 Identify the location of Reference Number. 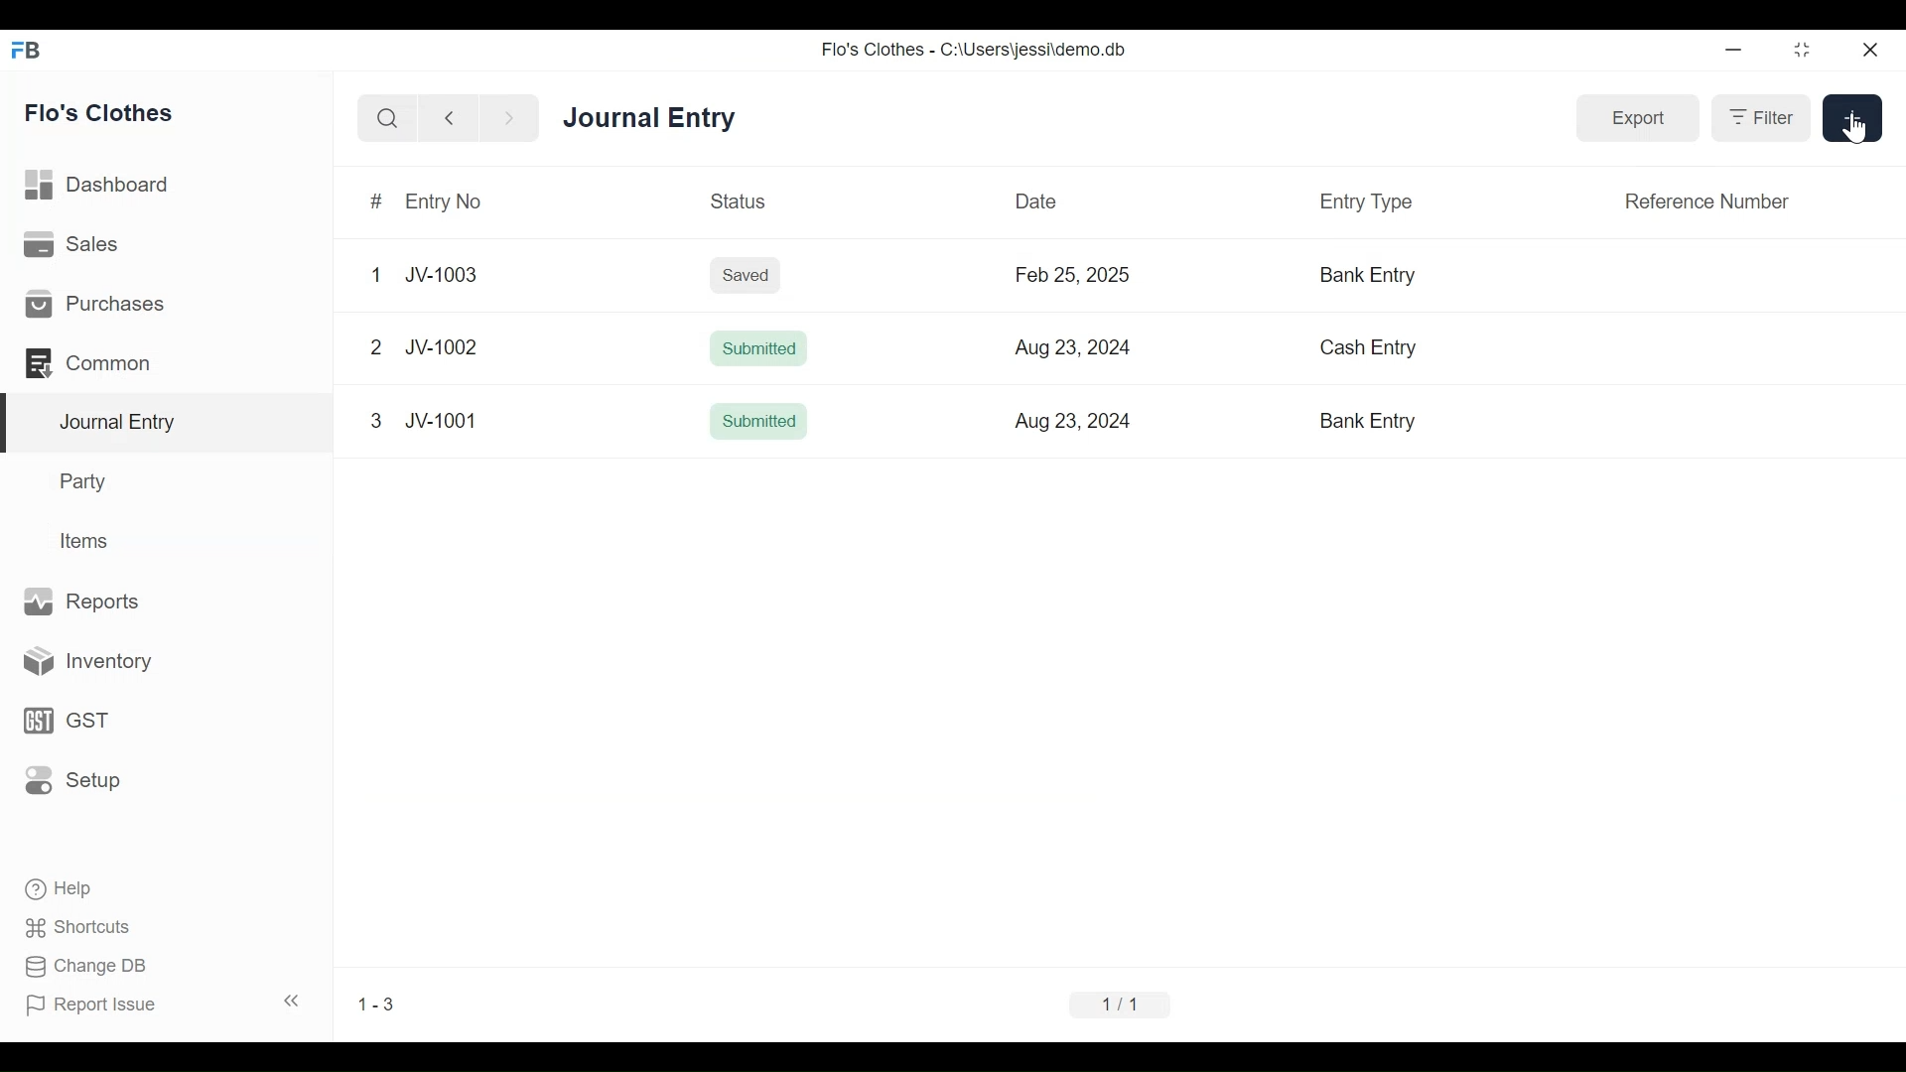
(1705, 200).